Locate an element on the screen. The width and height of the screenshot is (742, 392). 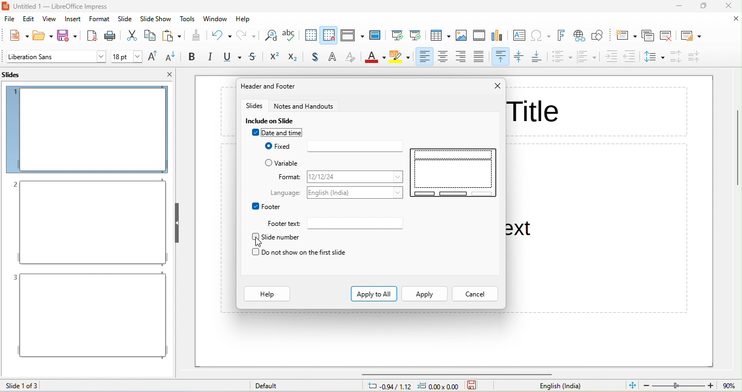
Checkbox is located at coordinates (255, 206).